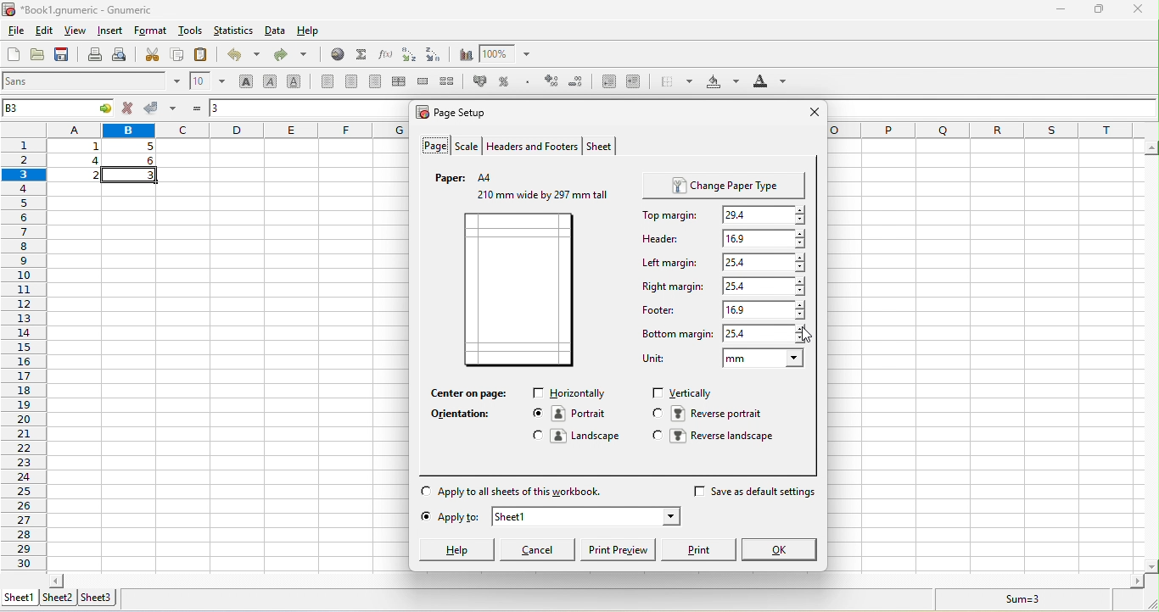  I want to click on copy, so click(178, 55).